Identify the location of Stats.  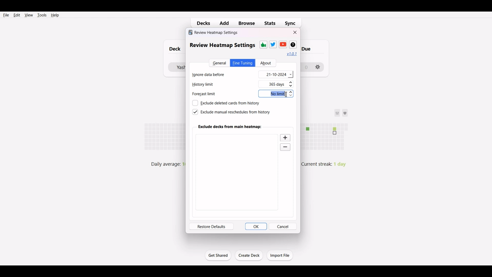
(270, 23).